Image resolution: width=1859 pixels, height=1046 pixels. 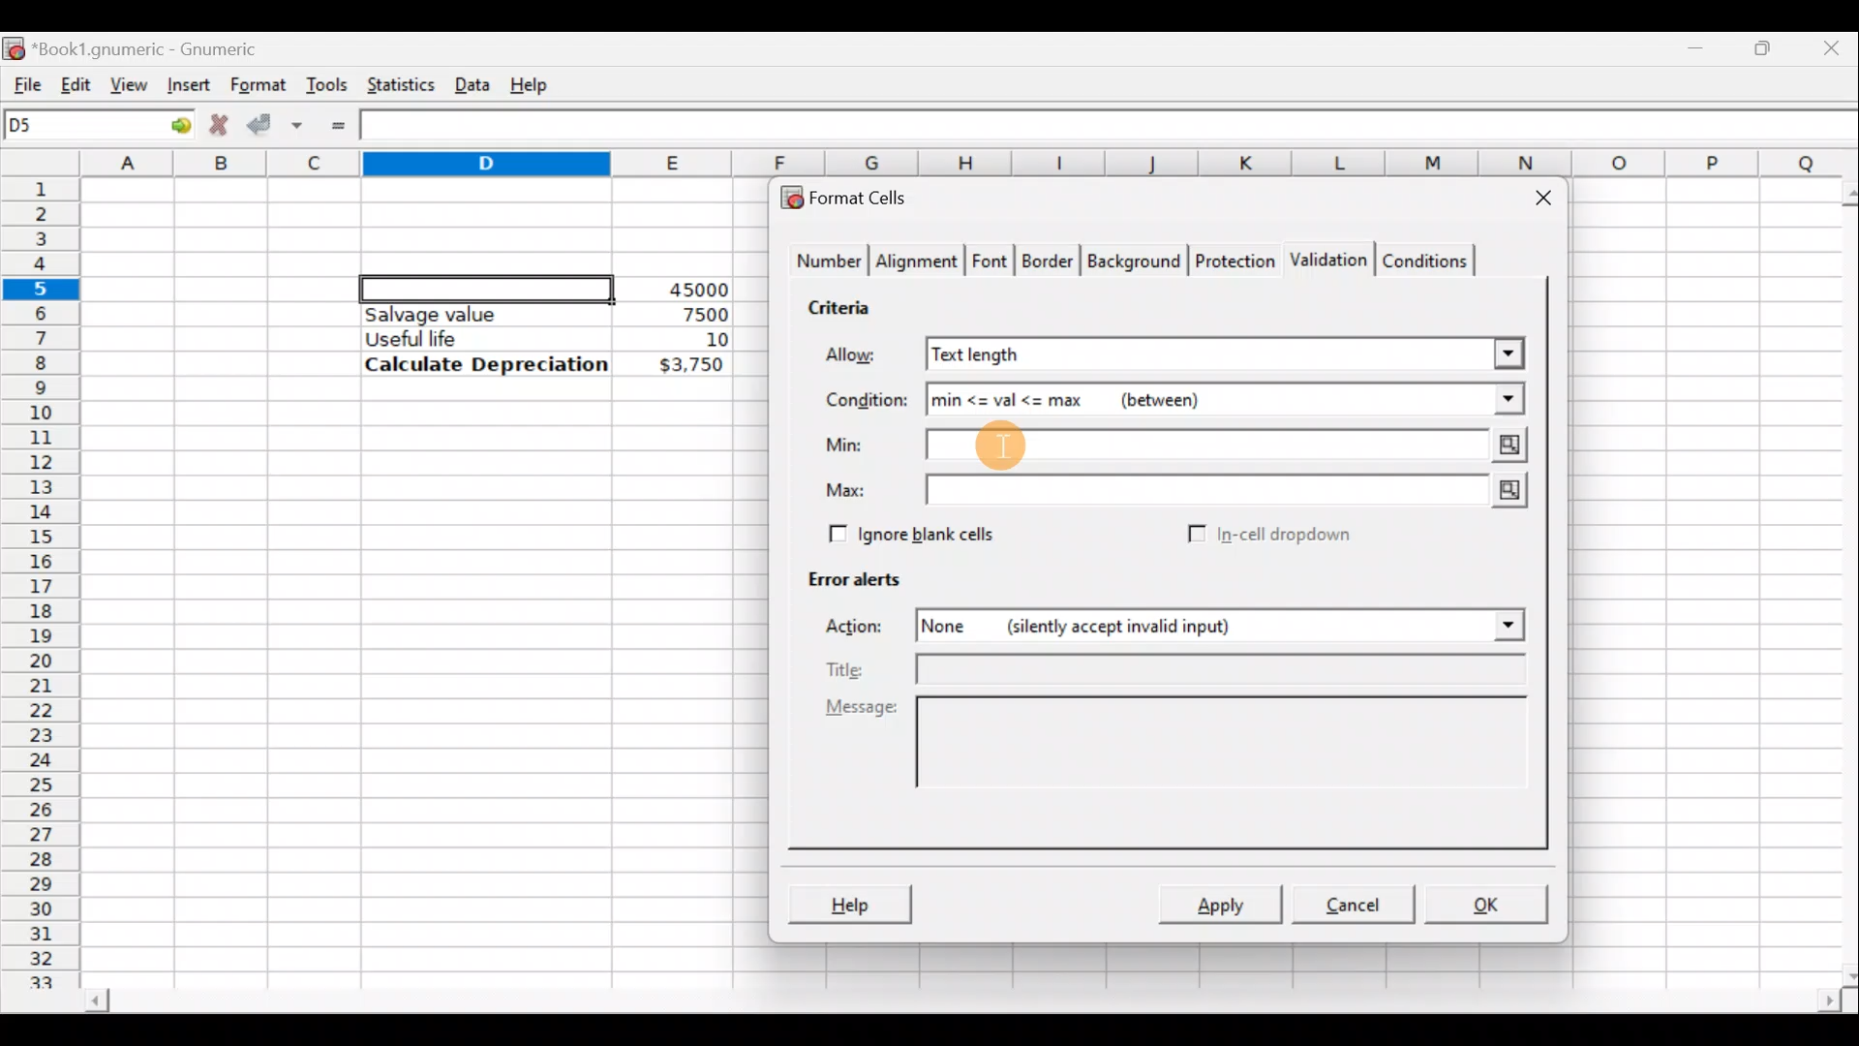 I want to click on Formula bar, so click(x=1114, y=128).